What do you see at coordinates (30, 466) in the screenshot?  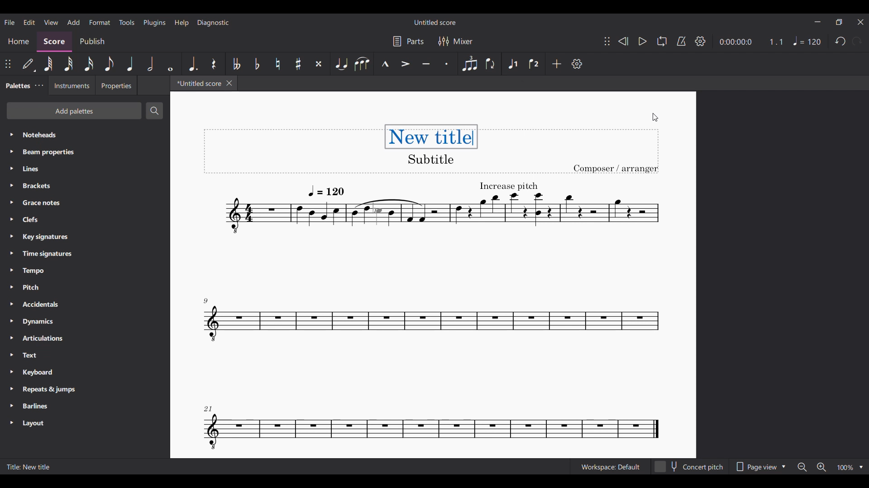 I see `Title: New title` at bounding box center [30, 466].